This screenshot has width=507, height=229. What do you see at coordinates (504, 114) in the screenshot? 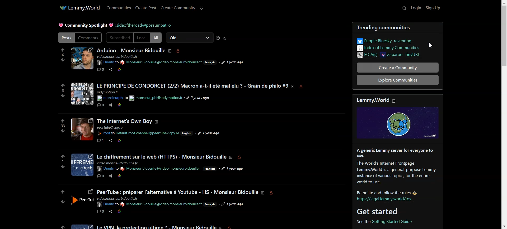
I see `Vertical scroll bar` at bounding box center [504, 114].